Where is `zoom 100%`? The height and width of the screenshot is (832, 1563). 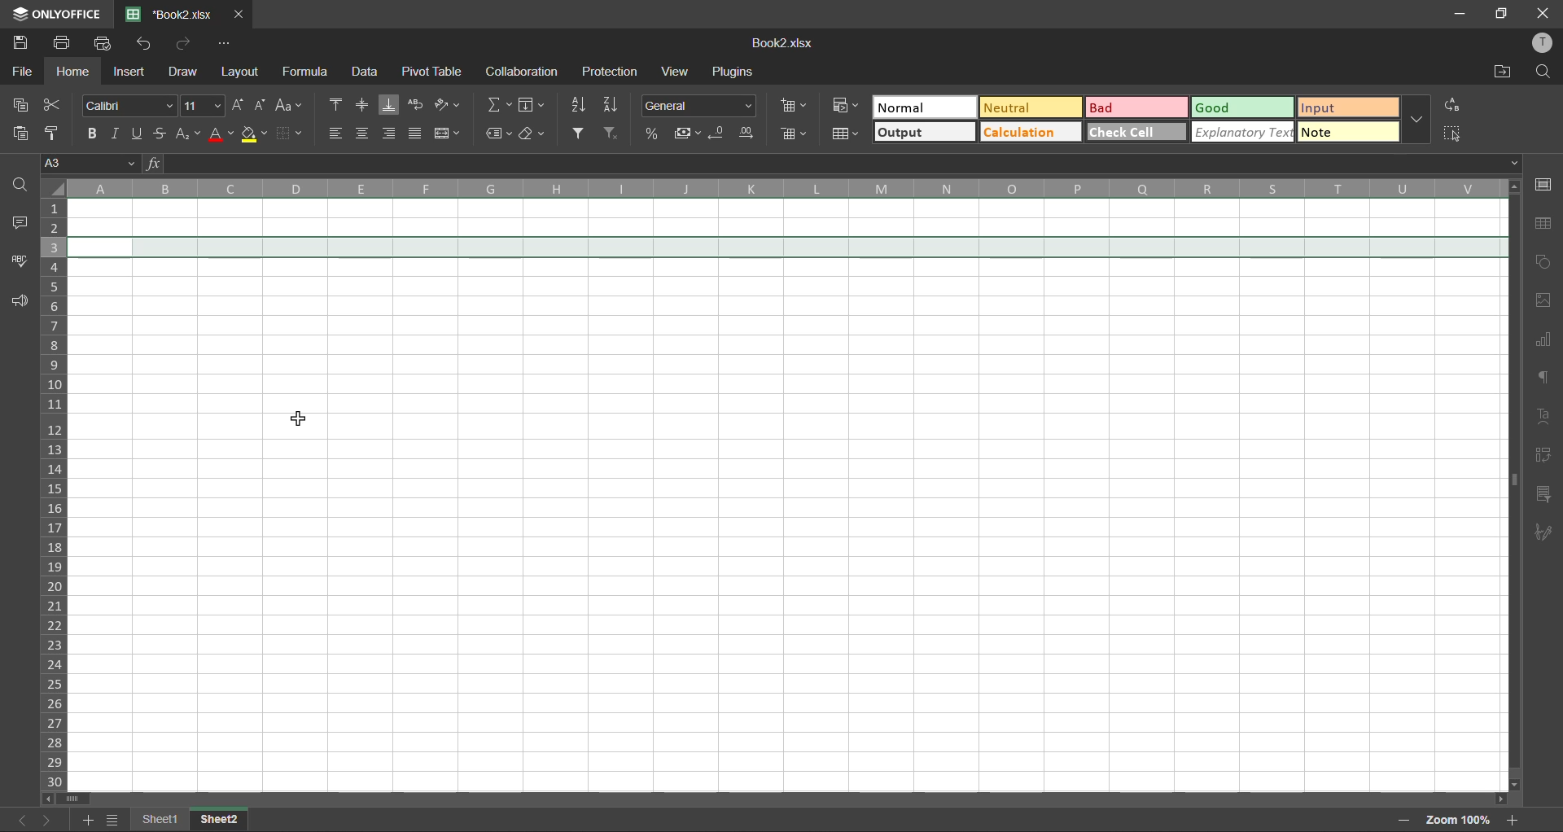 zoom 100% is located at coordinates (1458, 820).